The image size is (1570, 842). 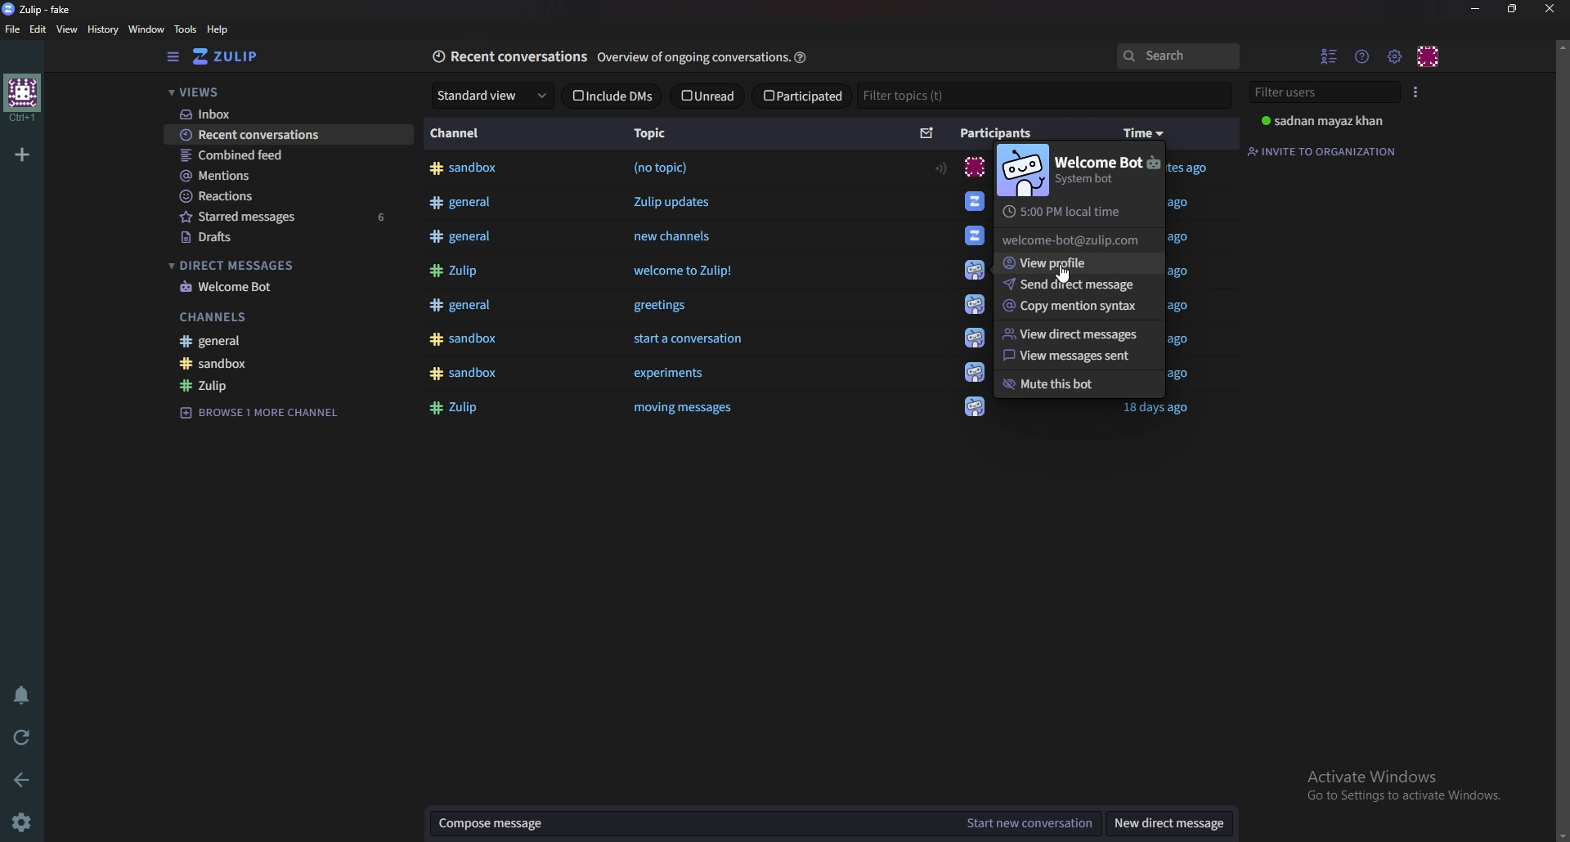 I want to click on topic, so click(x=657, y=134).